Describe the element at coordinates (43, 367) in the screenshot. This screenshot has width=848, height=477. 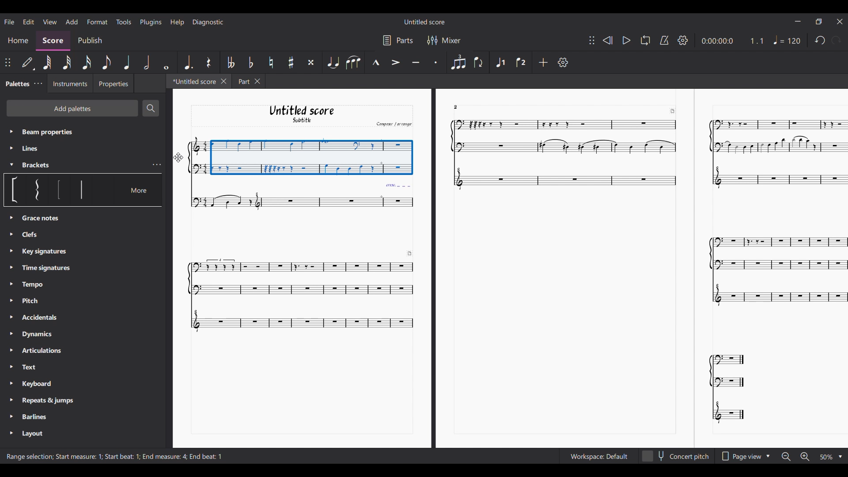
I see `Text` at that location.